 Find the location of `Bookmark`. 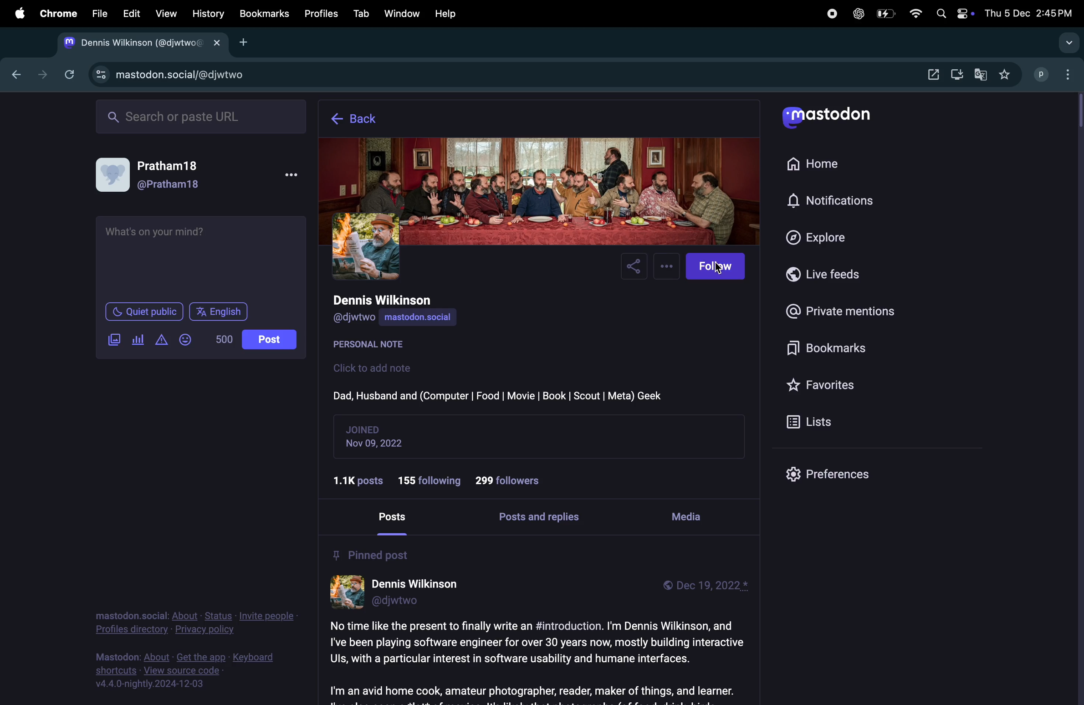

Bookmark is located at coordinates (265, 14).